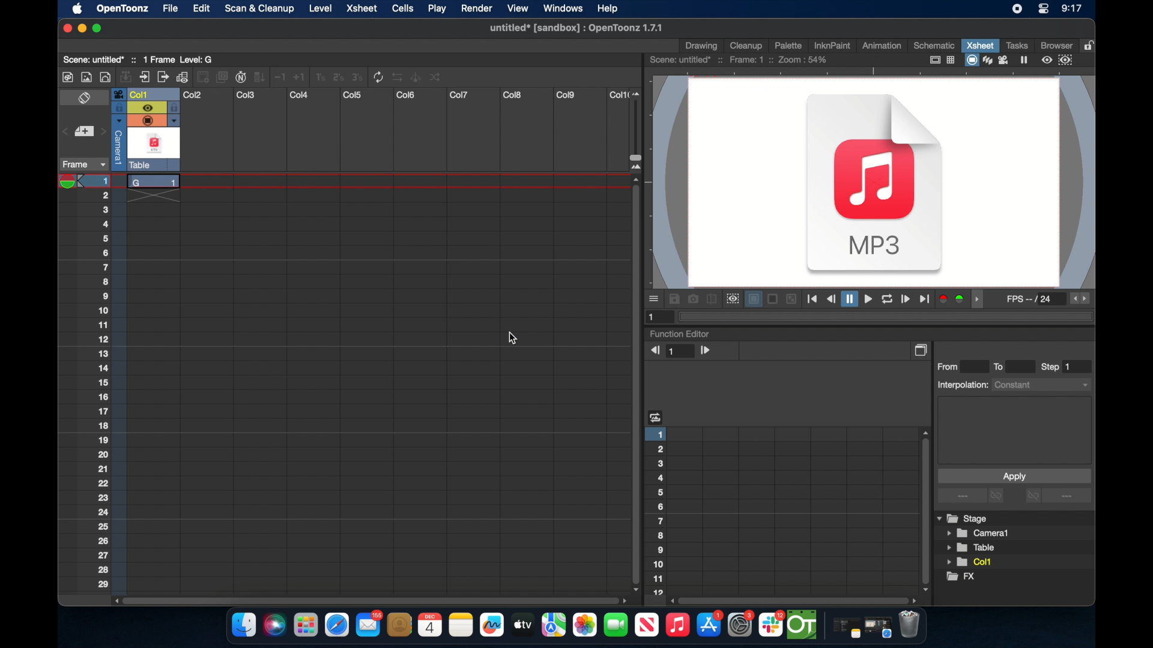  I want to click on animation, so click(882, 46).